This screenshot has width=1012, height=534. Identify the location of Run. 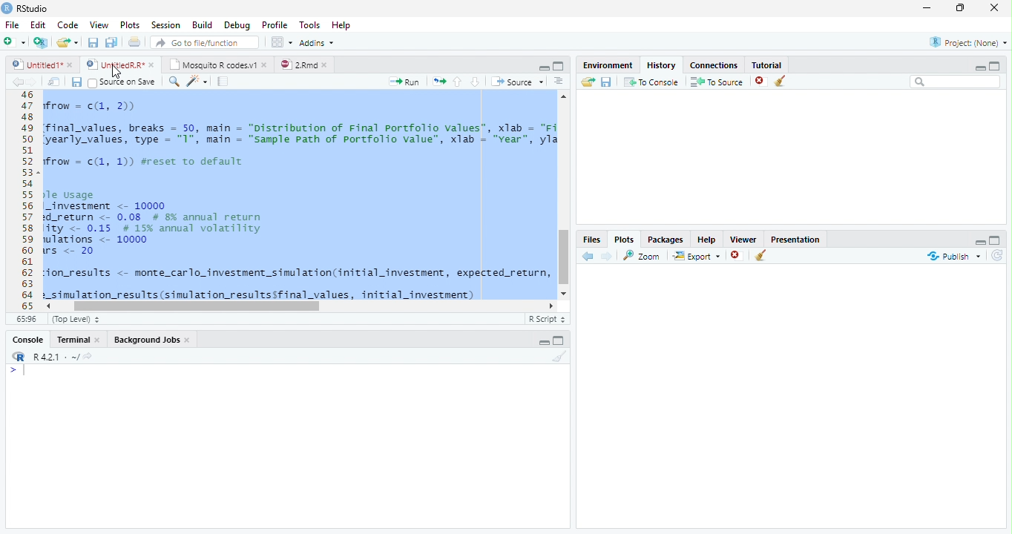
(405, 82).